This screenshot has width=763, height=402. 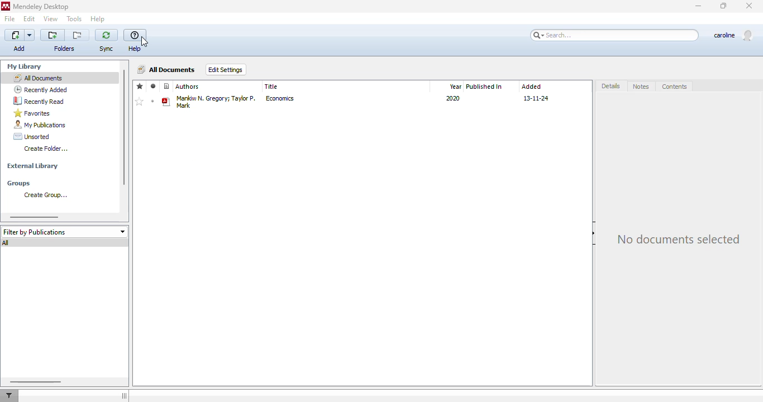 What do you see at coordinates (153, 87) in the screenshot?
I see `read/unread` at bounding box center [153, 87].